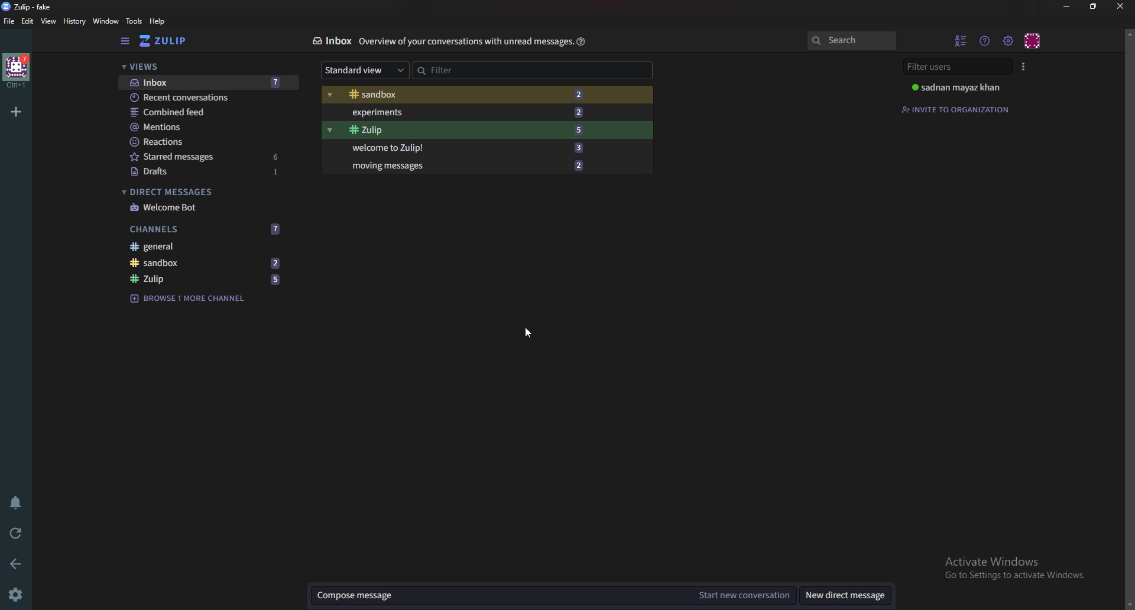 This screenshot has width=1135, height=610. I want to click on #Zulip 5, so click(466, 130).